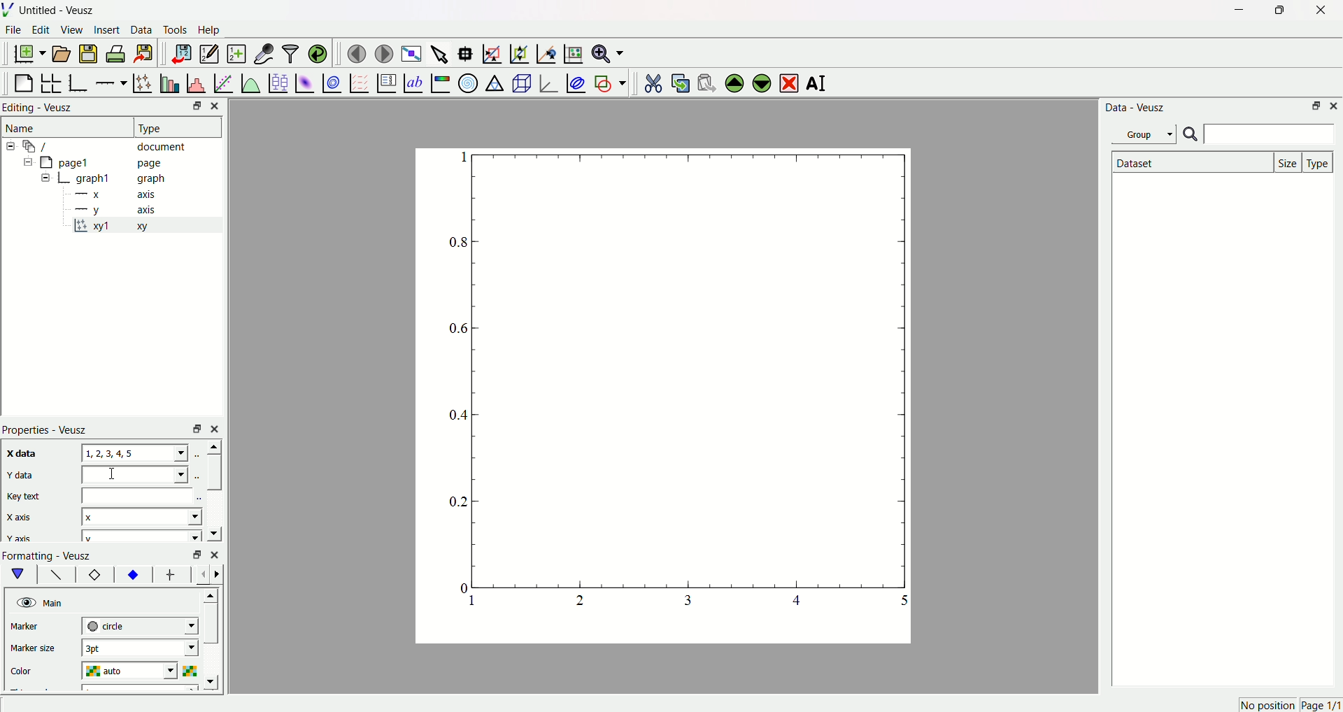 The height and width of the screenshot is (712, 1343). What do you see at coordinates (305, 82) in the screenshot?
I see `plot 2 d datasets as image` at bounding box center [305, 82].